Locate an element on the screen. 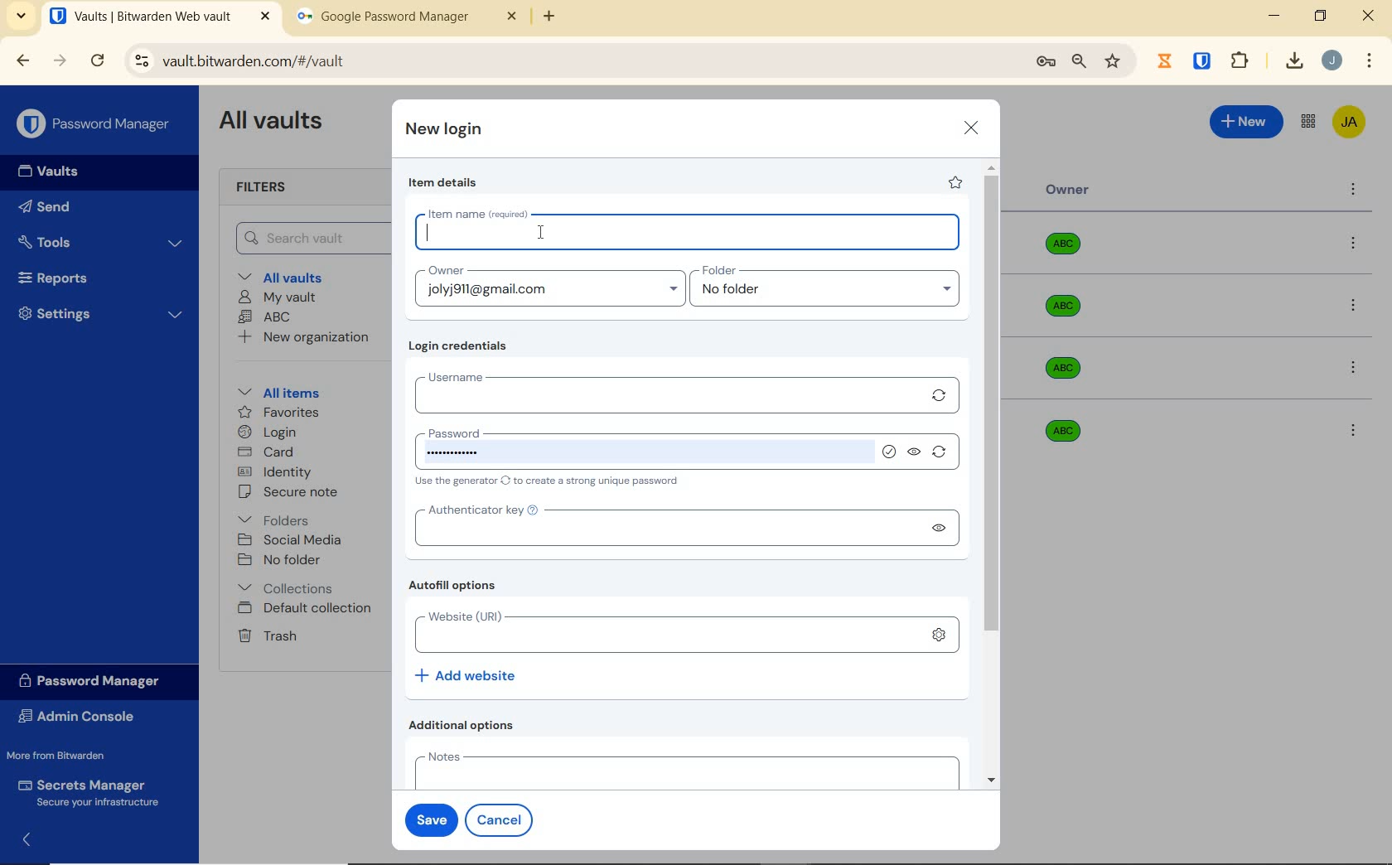 The image size is (1392, 865). toggle between admin console and password manager is located at coordinates (1307, 123).